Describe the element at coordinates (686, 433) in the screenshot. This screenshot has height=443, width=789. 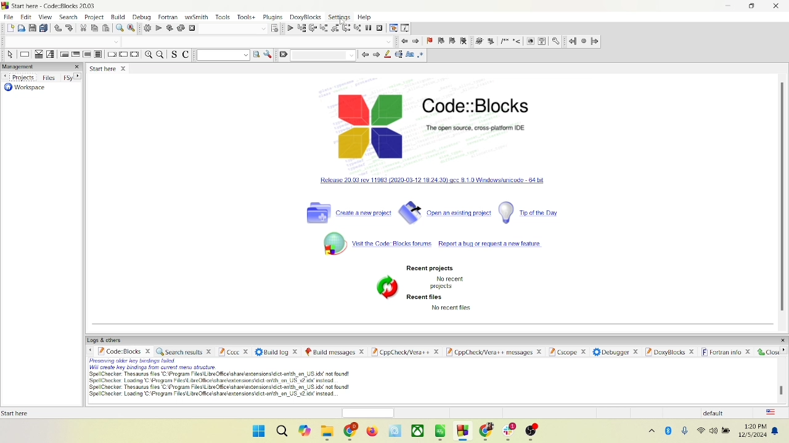
I see `microphone` at that location.